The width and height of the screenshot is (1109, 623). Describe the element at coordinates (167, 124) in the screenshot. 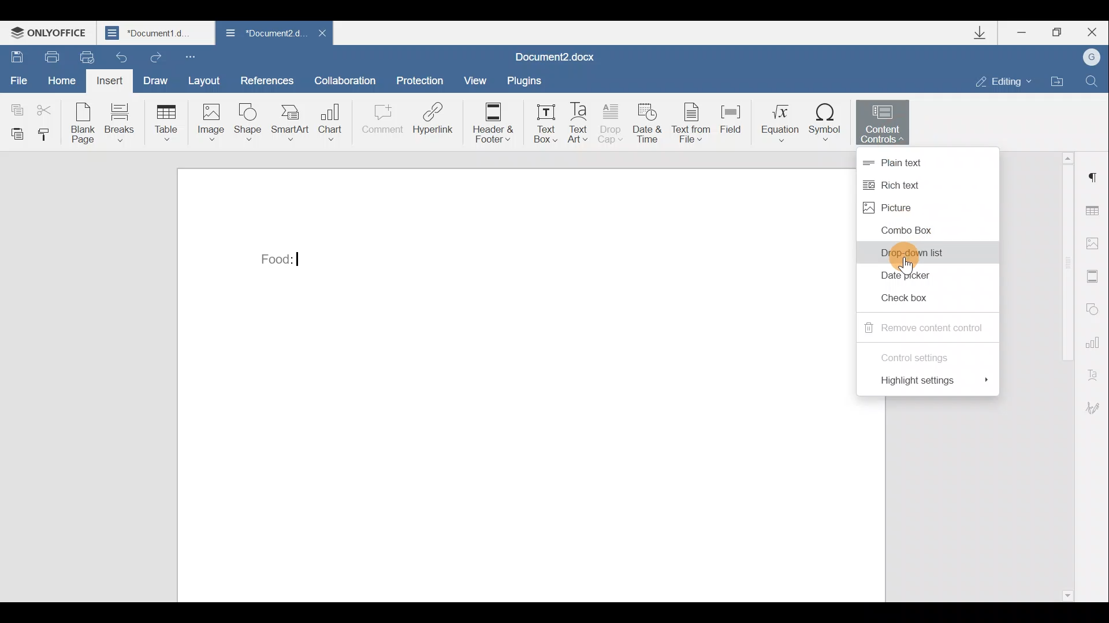

I see `Table` at that location.